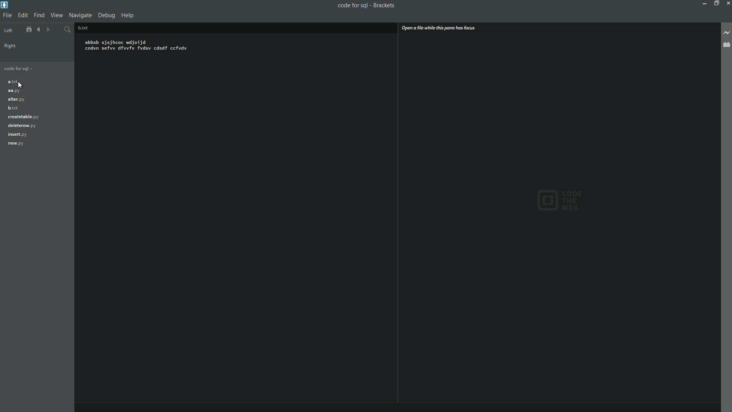 Image resolution: width=732 pixels, height=412 pixels. I want to click on insert.py, so click(17, 134).